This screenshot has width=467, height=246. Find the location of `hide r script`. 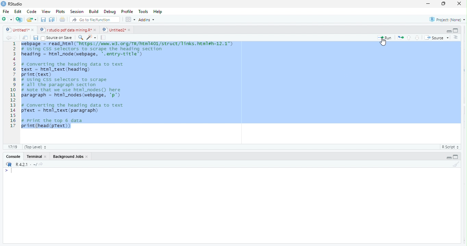

hide r script is located at coordinates (448, 30).